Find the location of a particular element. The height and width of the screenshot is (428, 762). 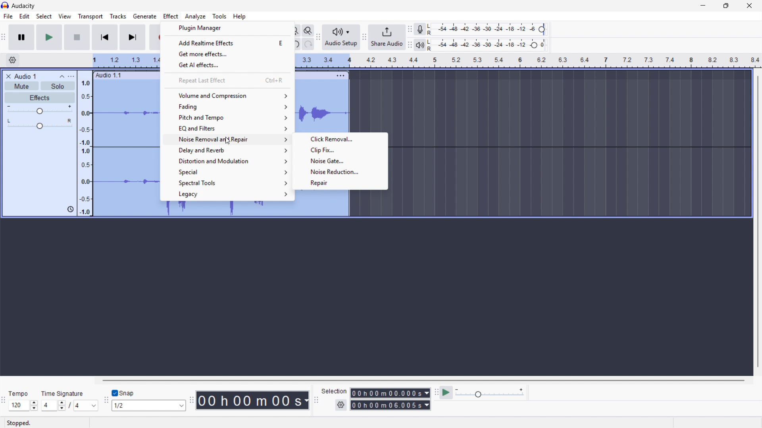

Transport is located at coordinates (90, 17).